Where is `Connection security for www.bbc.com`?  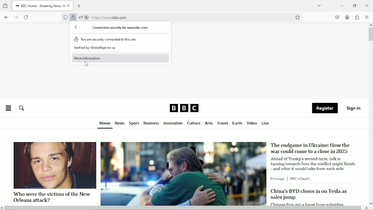
Connection security for www.bbc.com is located at coordinates (121, 27).